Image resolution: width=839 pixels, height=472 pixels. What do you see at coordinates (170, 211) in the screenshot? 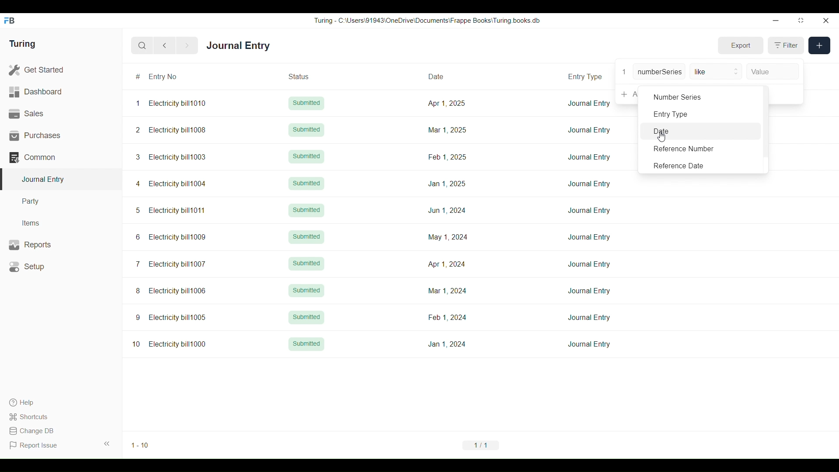
I see `5 Electricity bill1011` at bounding box center [170, 211].